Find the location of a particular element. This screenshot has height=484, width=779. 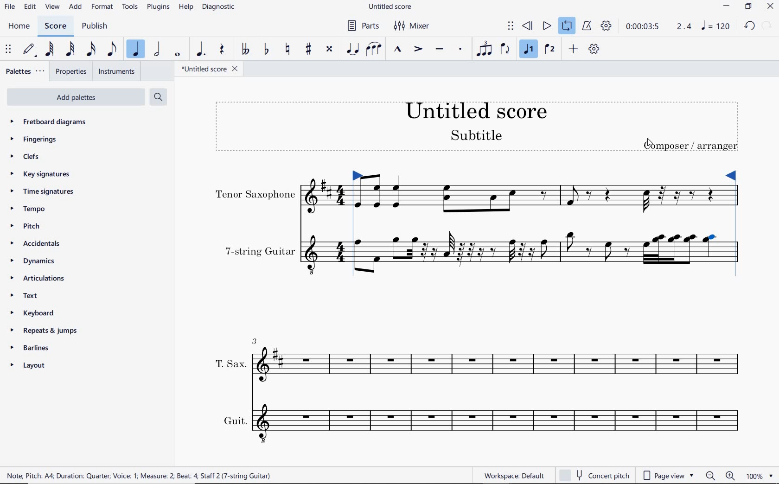

STACCATO is located at coordinates (460, 49).